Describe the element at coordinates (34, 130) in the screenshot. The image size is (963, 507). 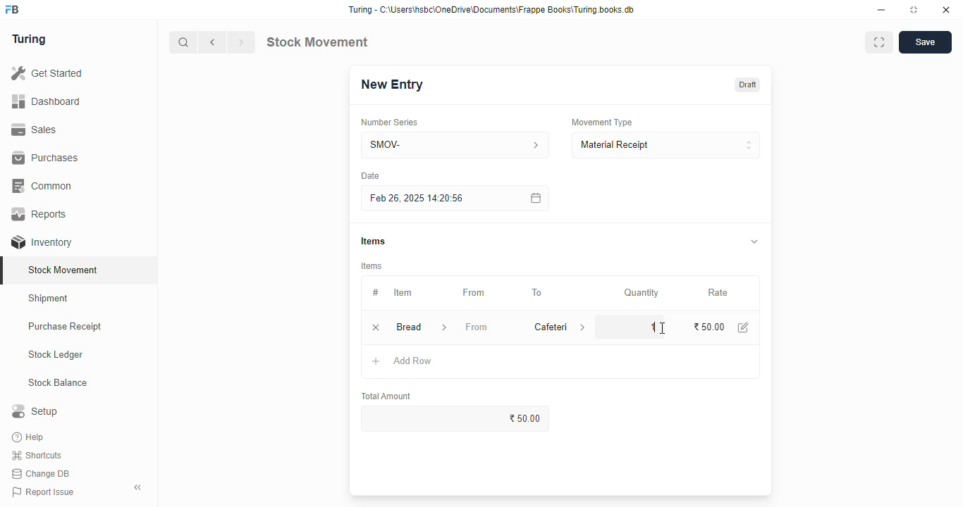
I see `sales` at that location.